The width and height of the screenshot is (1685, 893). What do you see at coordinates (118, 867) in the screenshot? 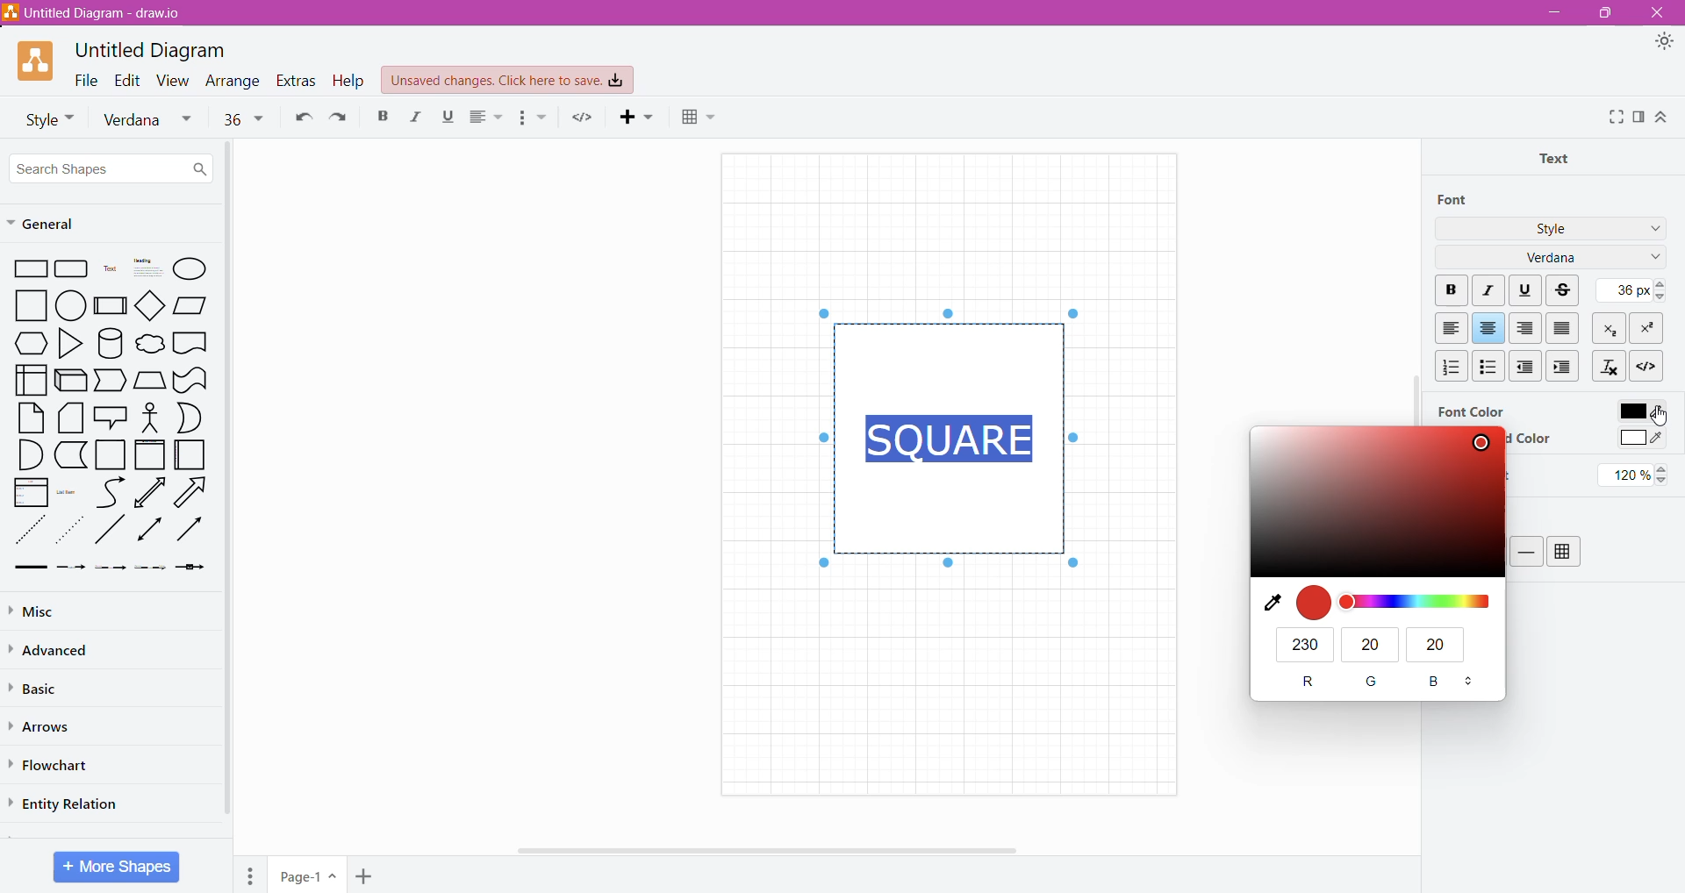
I see `More Shapes` at bounding box center [118, 867].